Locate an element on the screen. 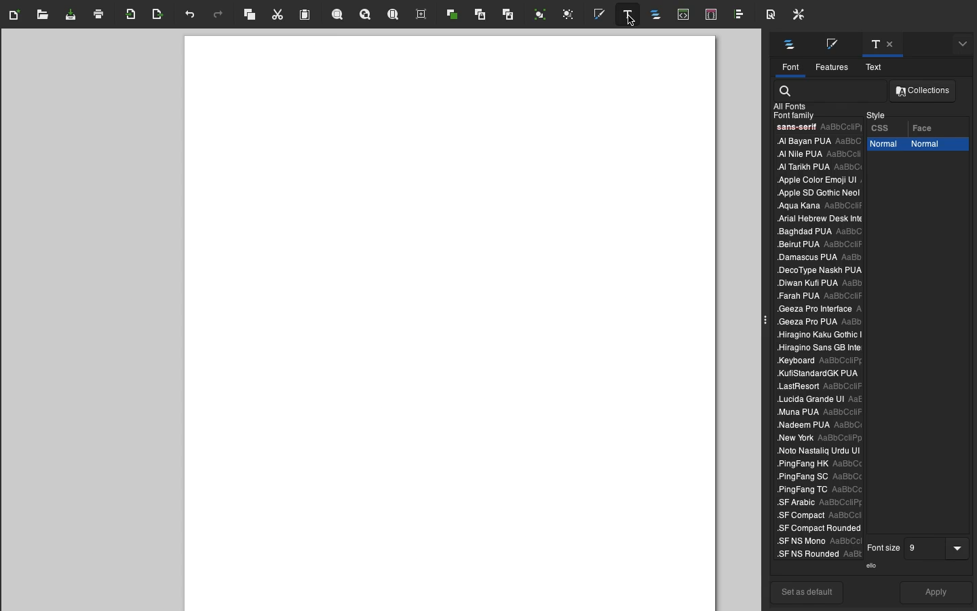 The image size is (977, 611). Set as default is located at coordinates (807, 592).